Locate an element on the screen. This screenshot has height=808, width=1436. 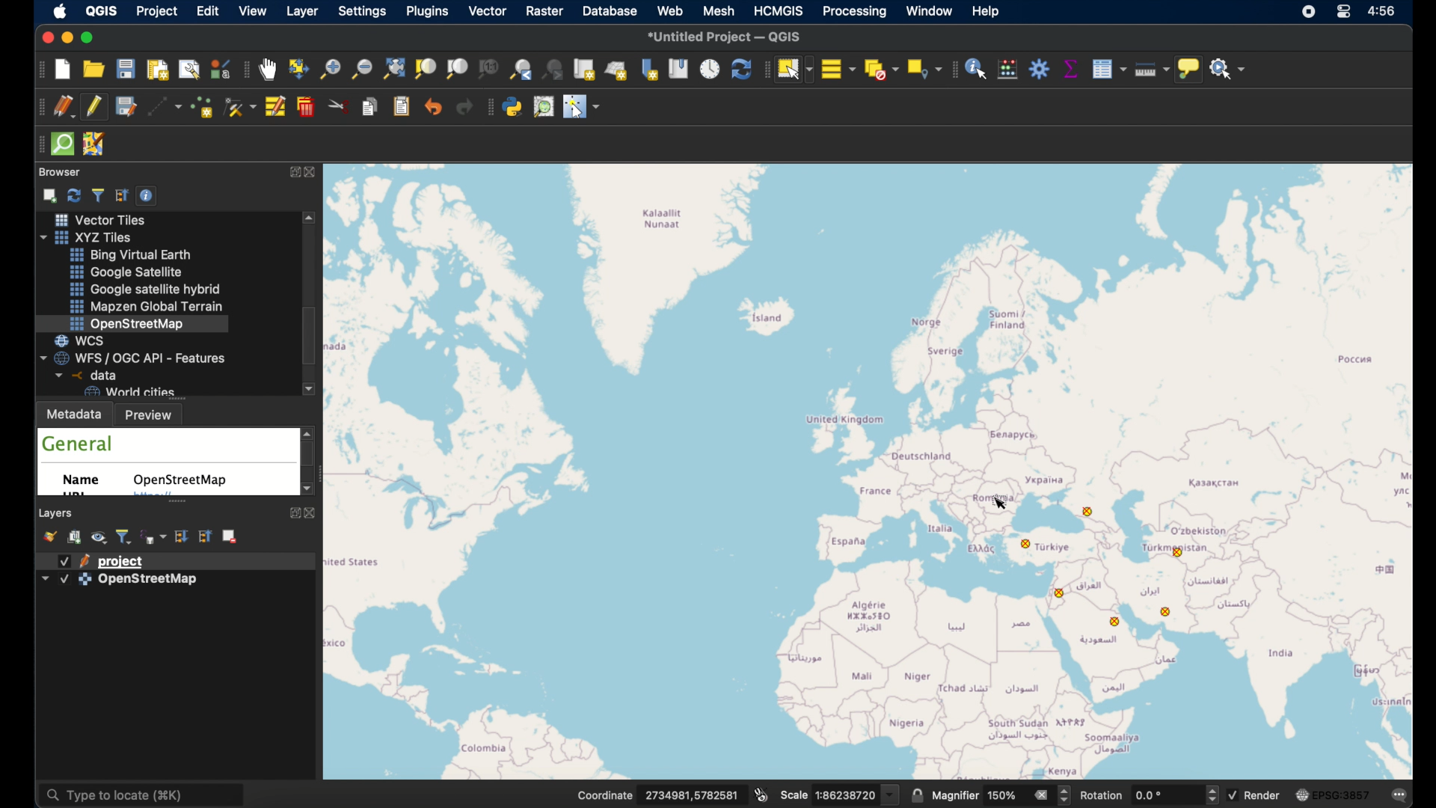
google satellite hybrid is located at coordinates (143, 289).